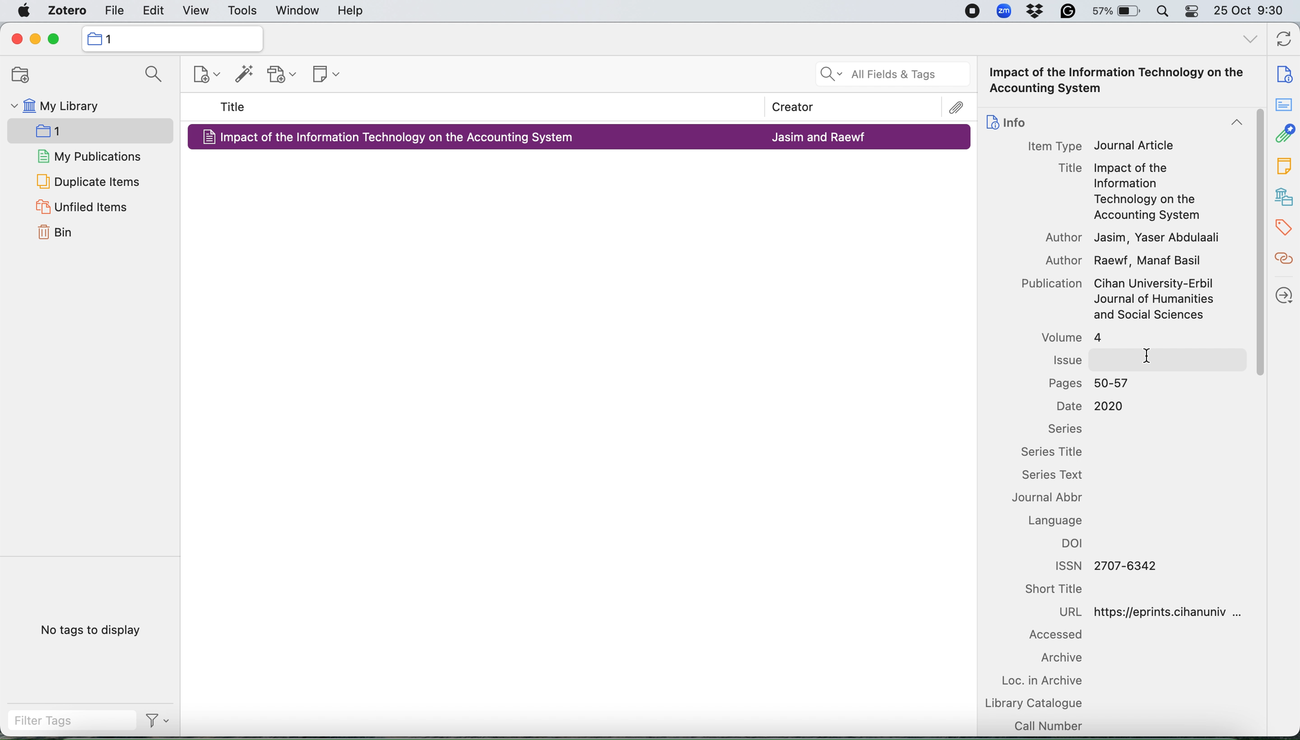 The image size is (1300, 740). I want to click on 25 Oct 9:30, so click(1252, 12).